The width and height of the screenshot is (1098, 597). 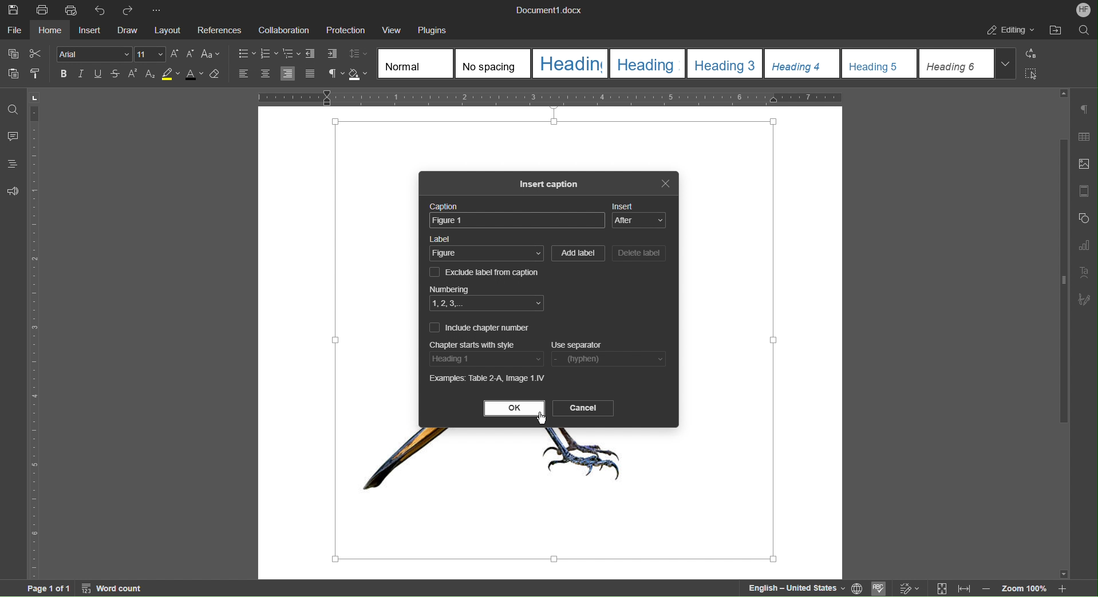 I want to click on Align Center, so click(x=265, y=74).